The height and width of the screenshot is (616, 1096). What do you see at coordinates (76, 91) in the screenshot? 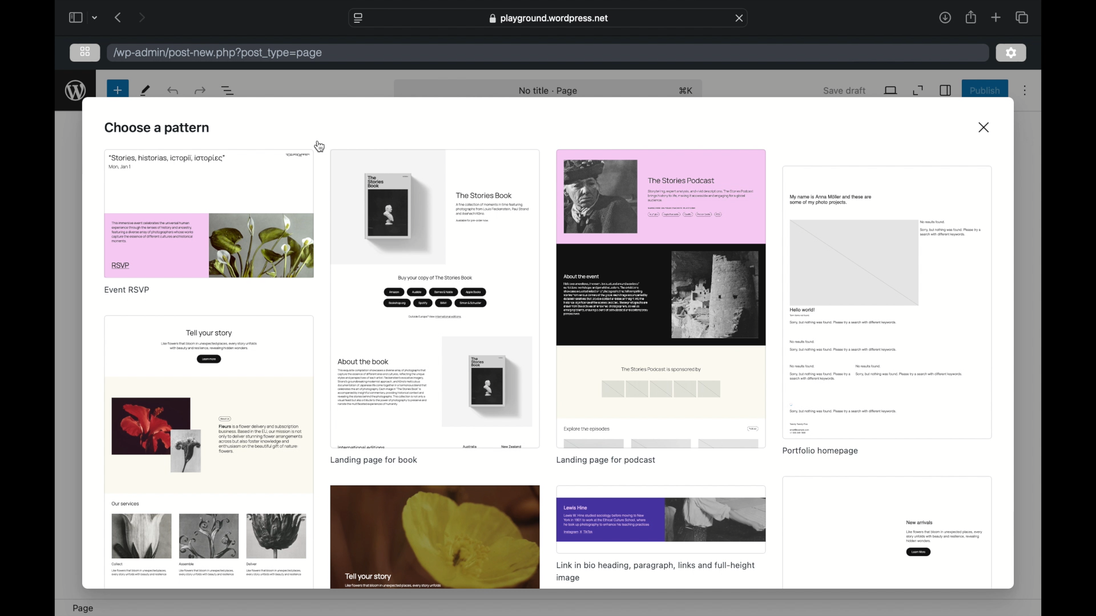
I see `wordpress` at bounding box center [76, 91].